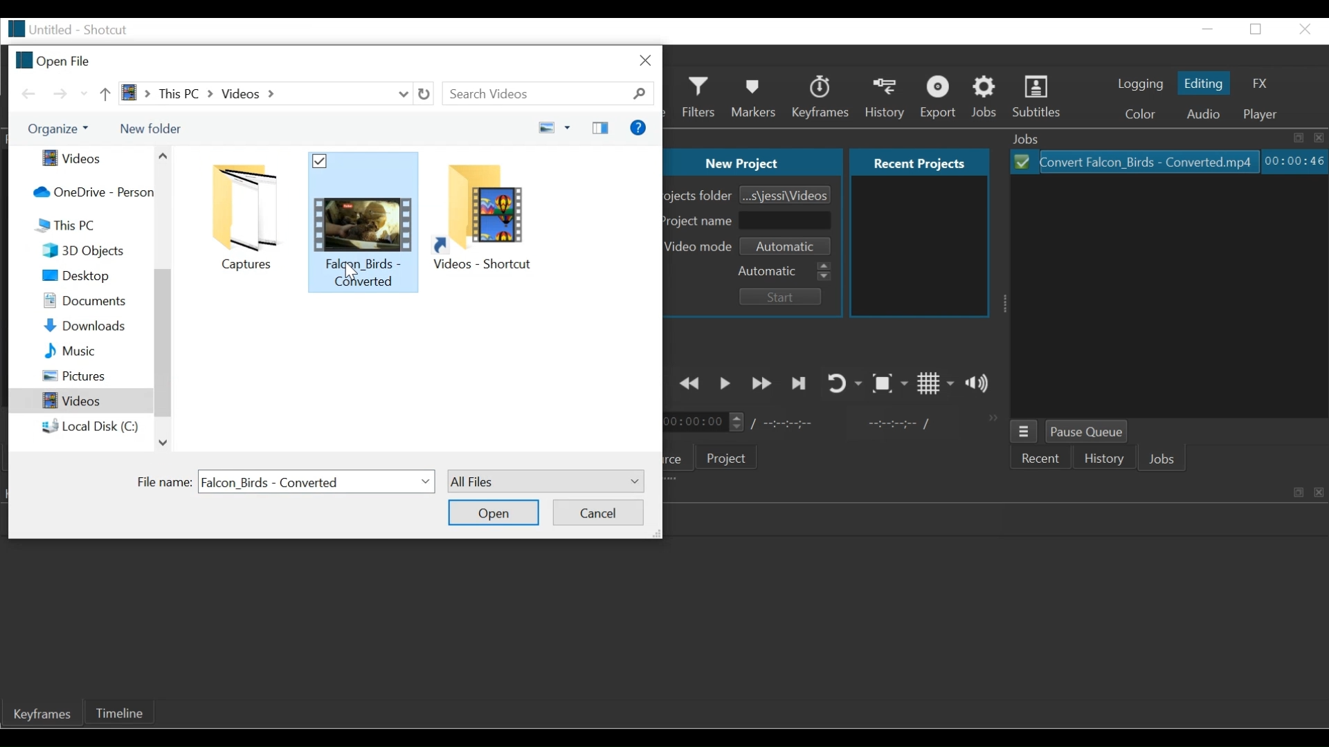 The width and height of the screenshot is (1329, 747). I want to click on Timeline, so click(120, 712).